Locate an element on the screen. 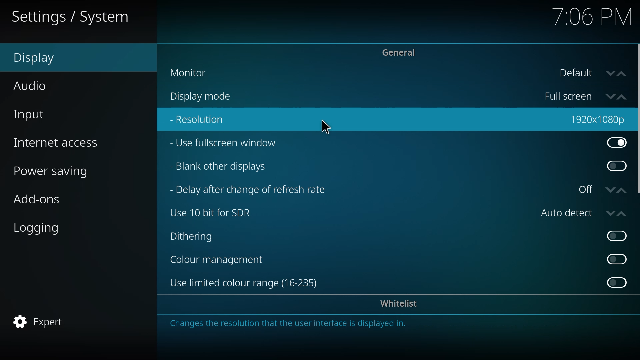 The image size is (640, 360). default is located at coordinates (591, 74).